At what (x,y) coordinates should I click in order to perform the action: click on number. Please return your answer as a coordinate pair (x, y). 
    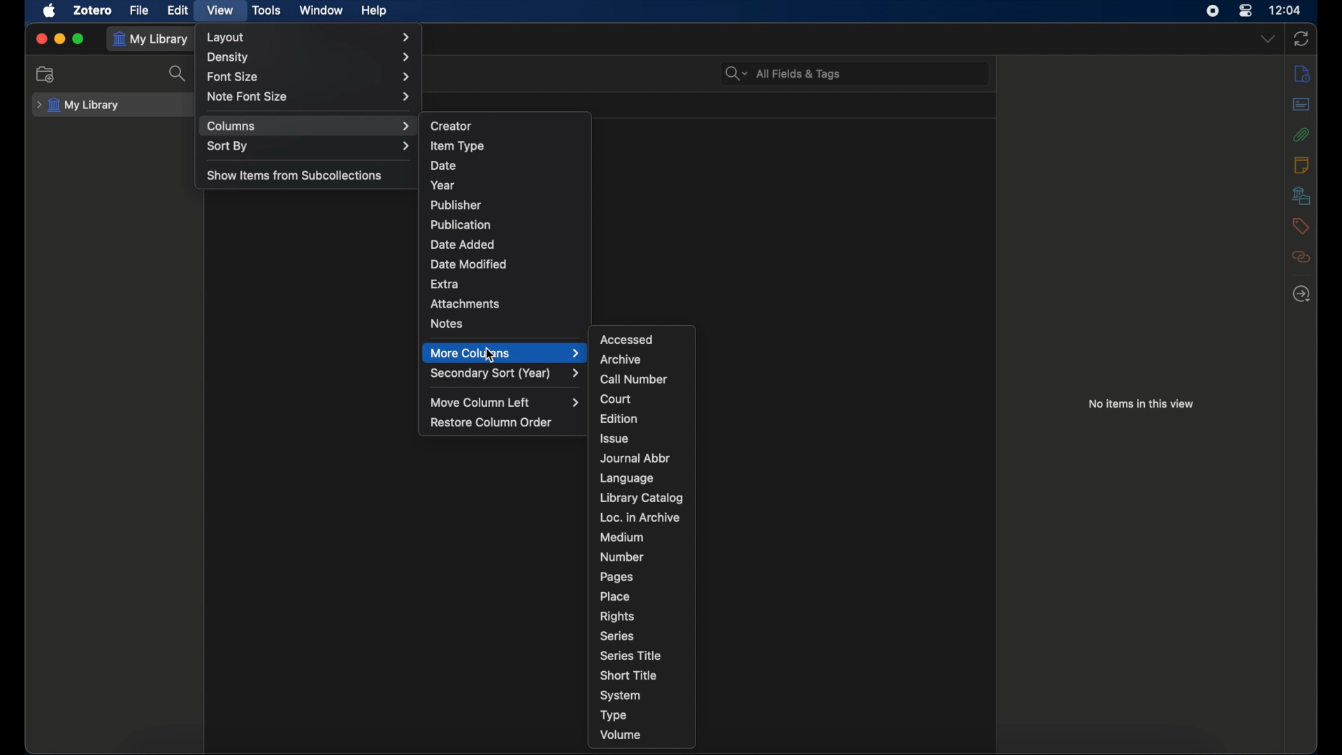
    Looking at the image, I should click on (621, 556).